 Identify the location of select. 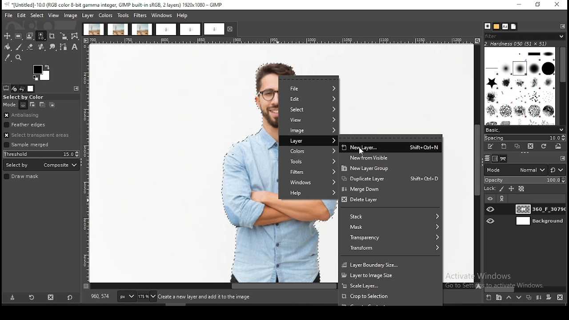
(308, 111).